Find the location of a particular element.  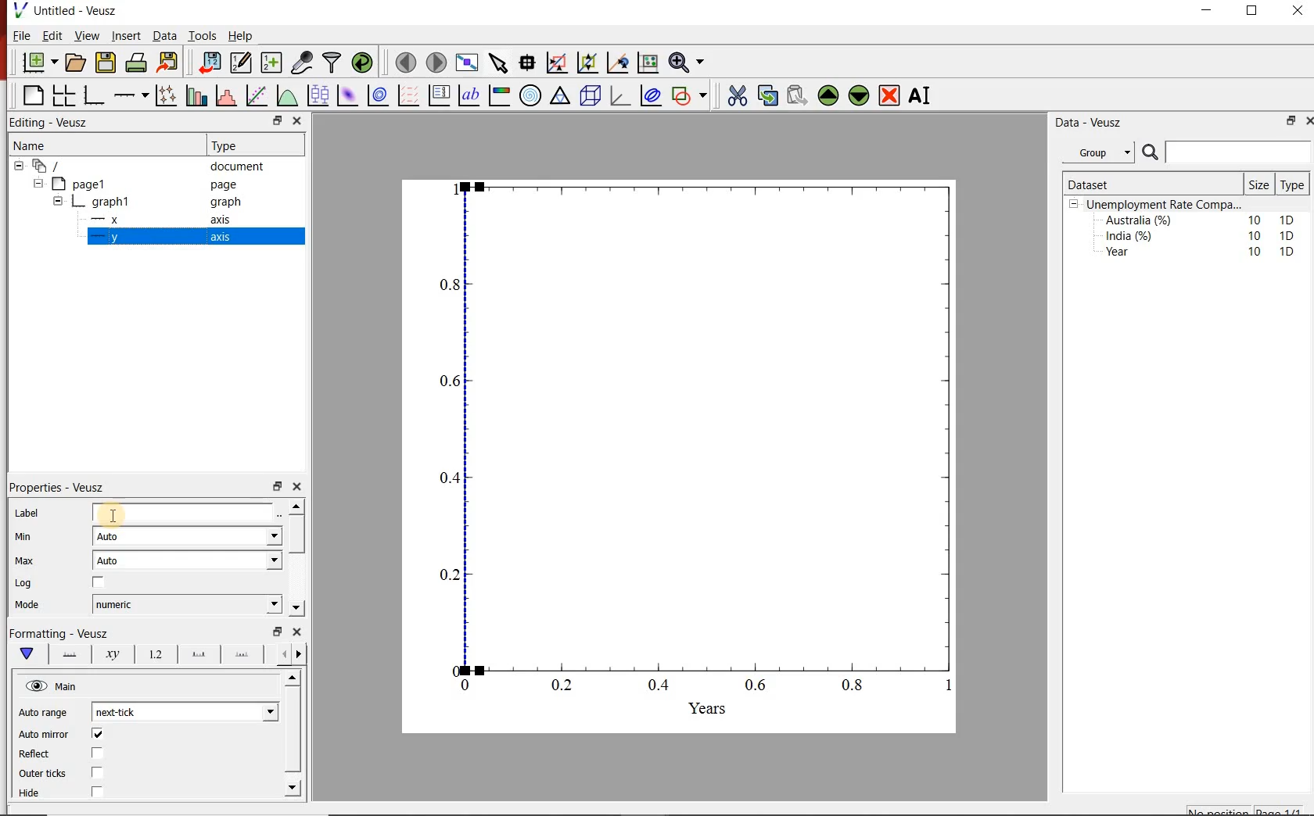

close is located at coordinates (1309, 120).